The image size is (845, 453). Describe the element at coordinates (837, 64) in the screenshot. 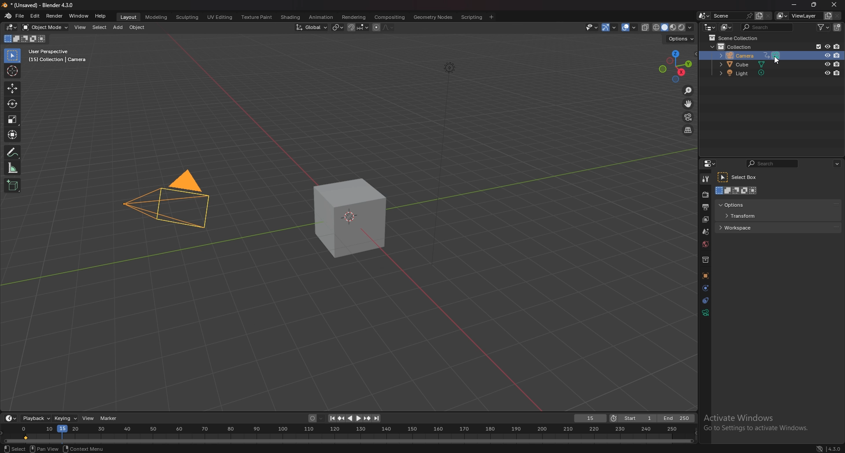

I see `disable in renders` at that location.